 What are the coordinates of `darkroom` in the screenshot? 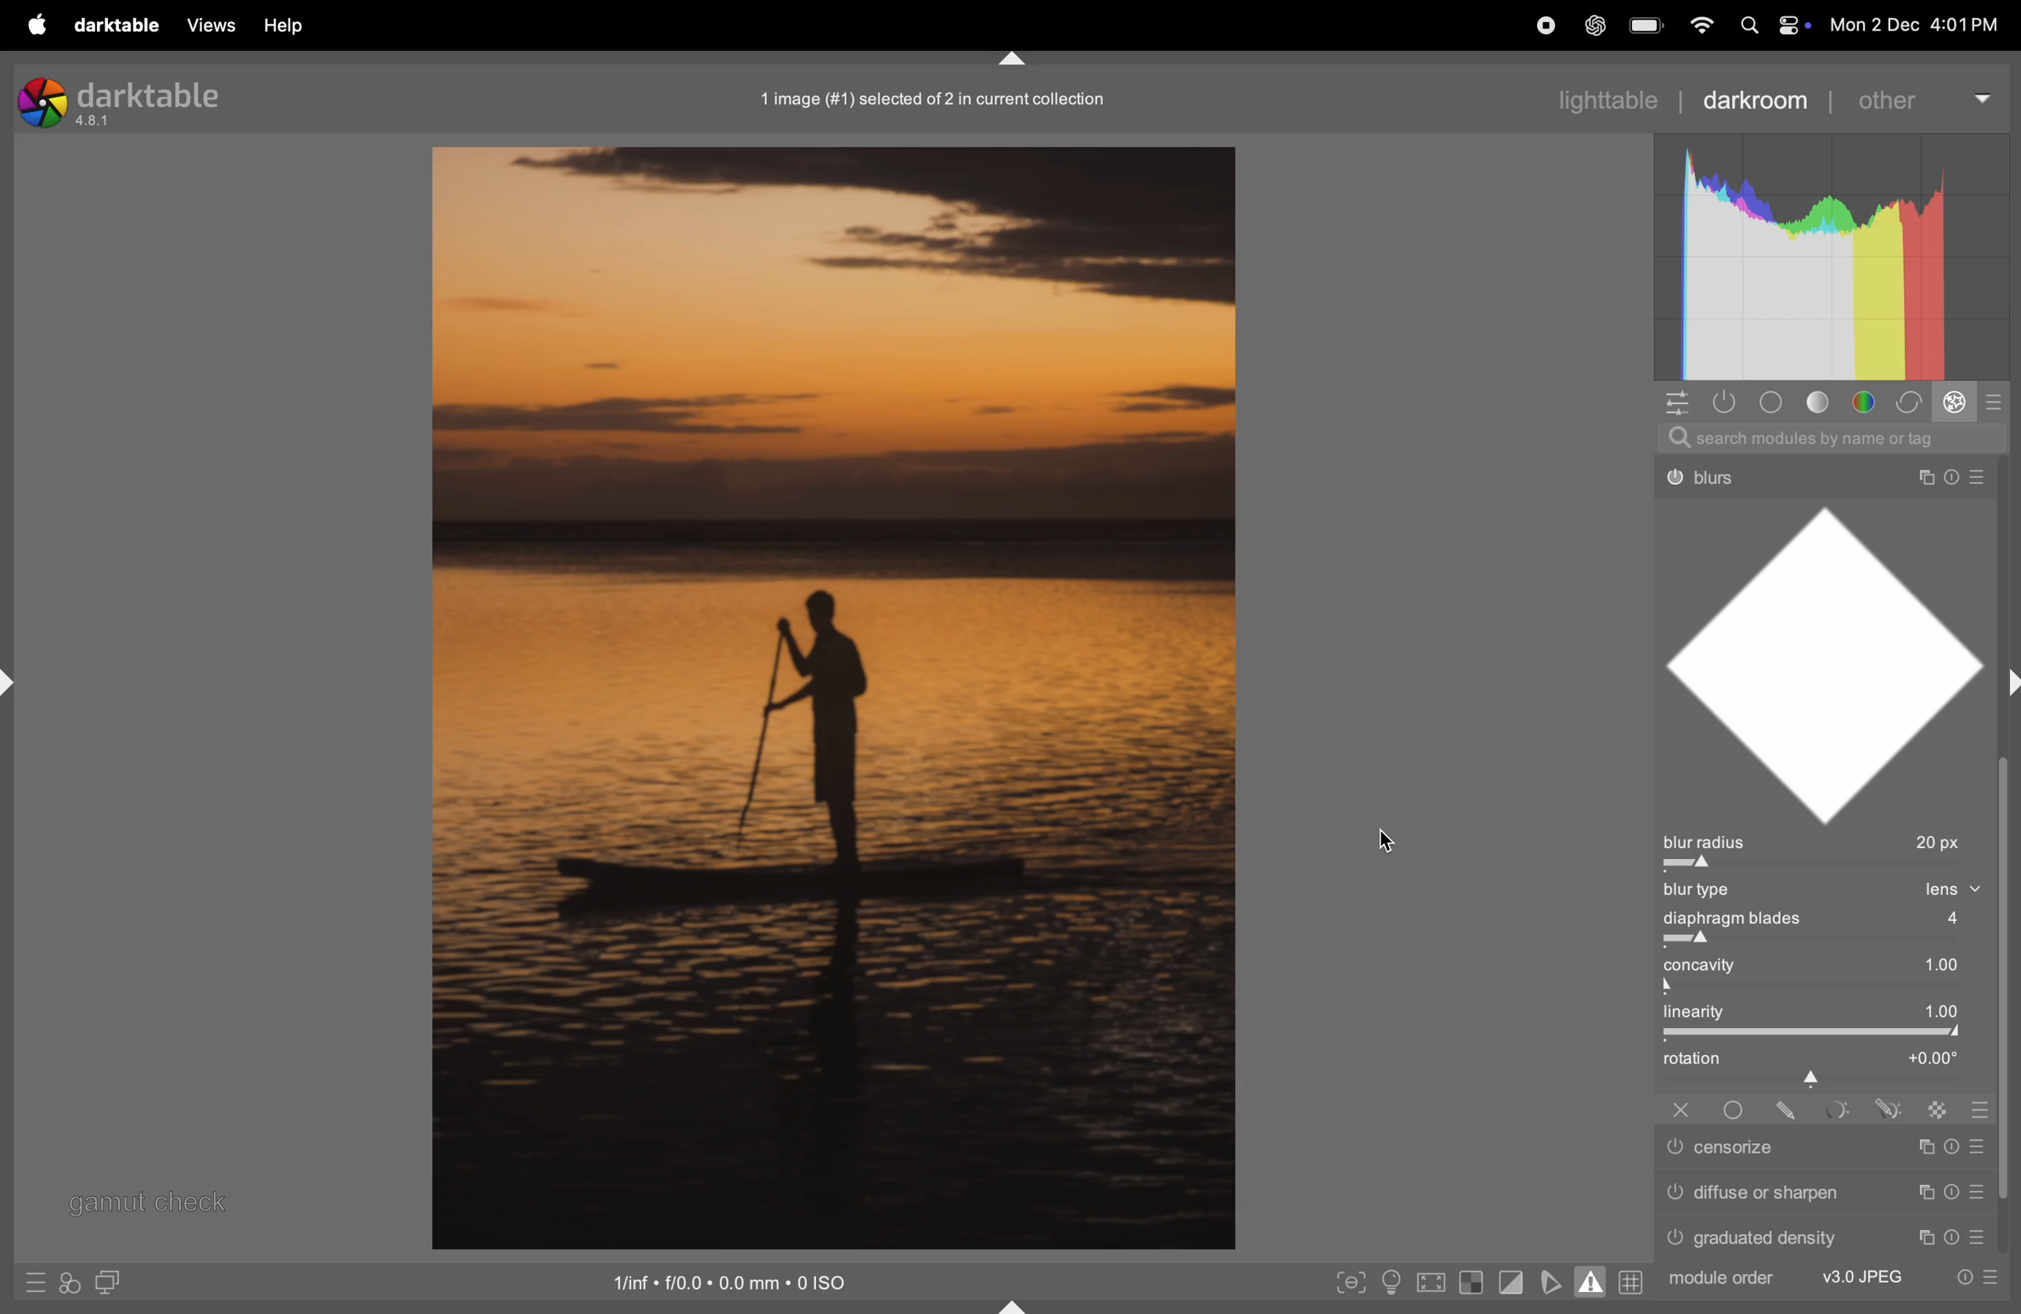 It's located at (1758, 99).